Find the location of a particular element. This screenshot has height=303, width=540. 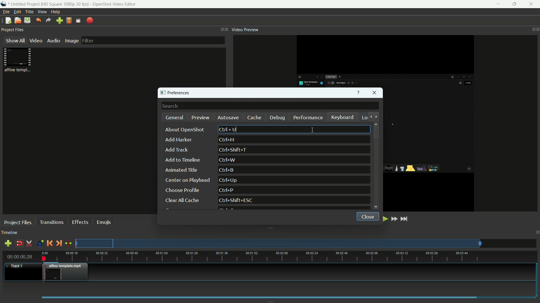

undo is located at coordinates (38, 20).